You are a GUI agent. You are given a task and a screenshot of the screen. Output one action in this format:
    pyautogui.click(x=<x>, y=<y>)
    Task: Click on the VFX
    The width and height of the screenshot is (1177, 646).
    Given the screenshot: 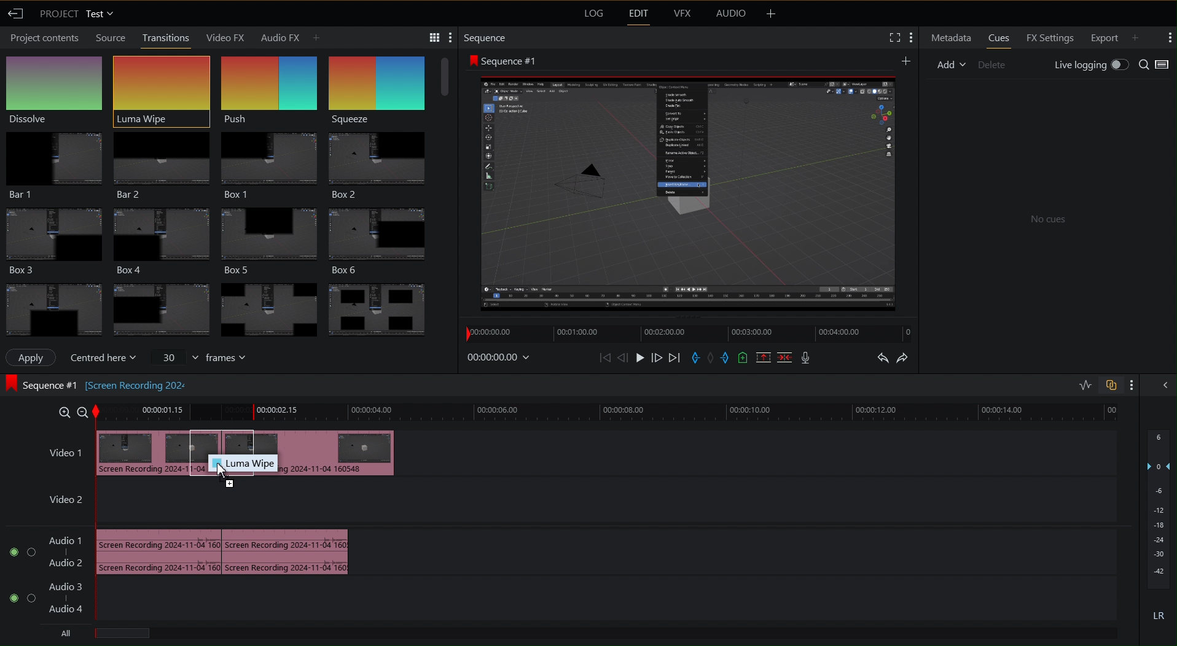 What is the action you would take?
    pyautogui.click(x=681, y=16)
    